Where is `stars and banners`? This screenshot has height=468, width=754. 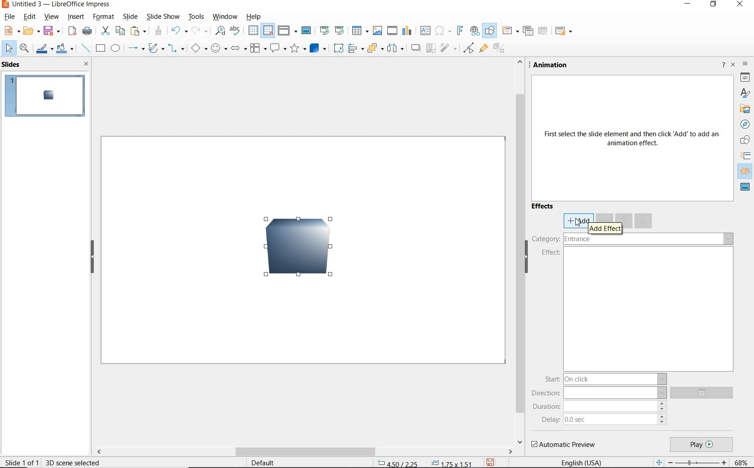
stars and banners is located at coordinates (298, 49).